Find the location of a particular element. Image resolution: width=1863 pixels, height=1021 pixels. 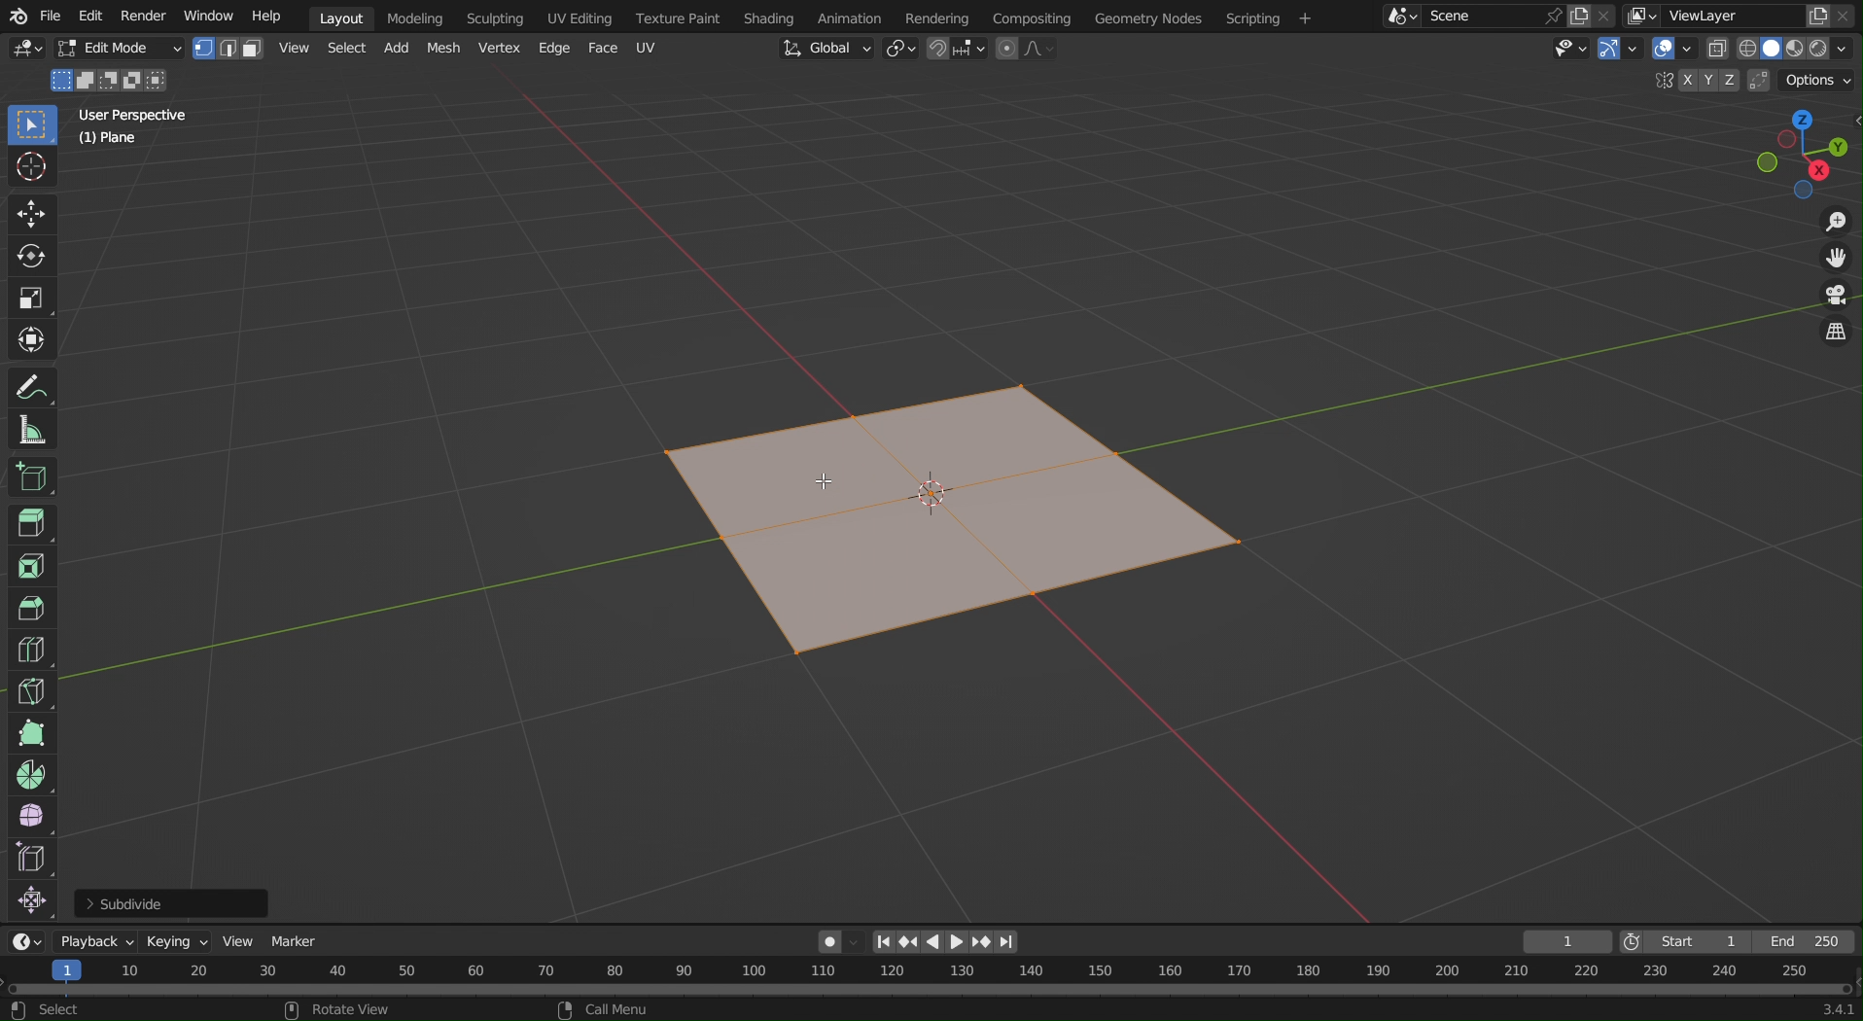

Select is located at coordinates (343, 51).